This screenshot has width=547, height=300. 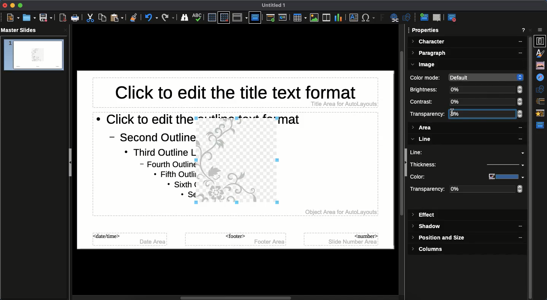 I want to click on Line, so click(x=466, y=139).